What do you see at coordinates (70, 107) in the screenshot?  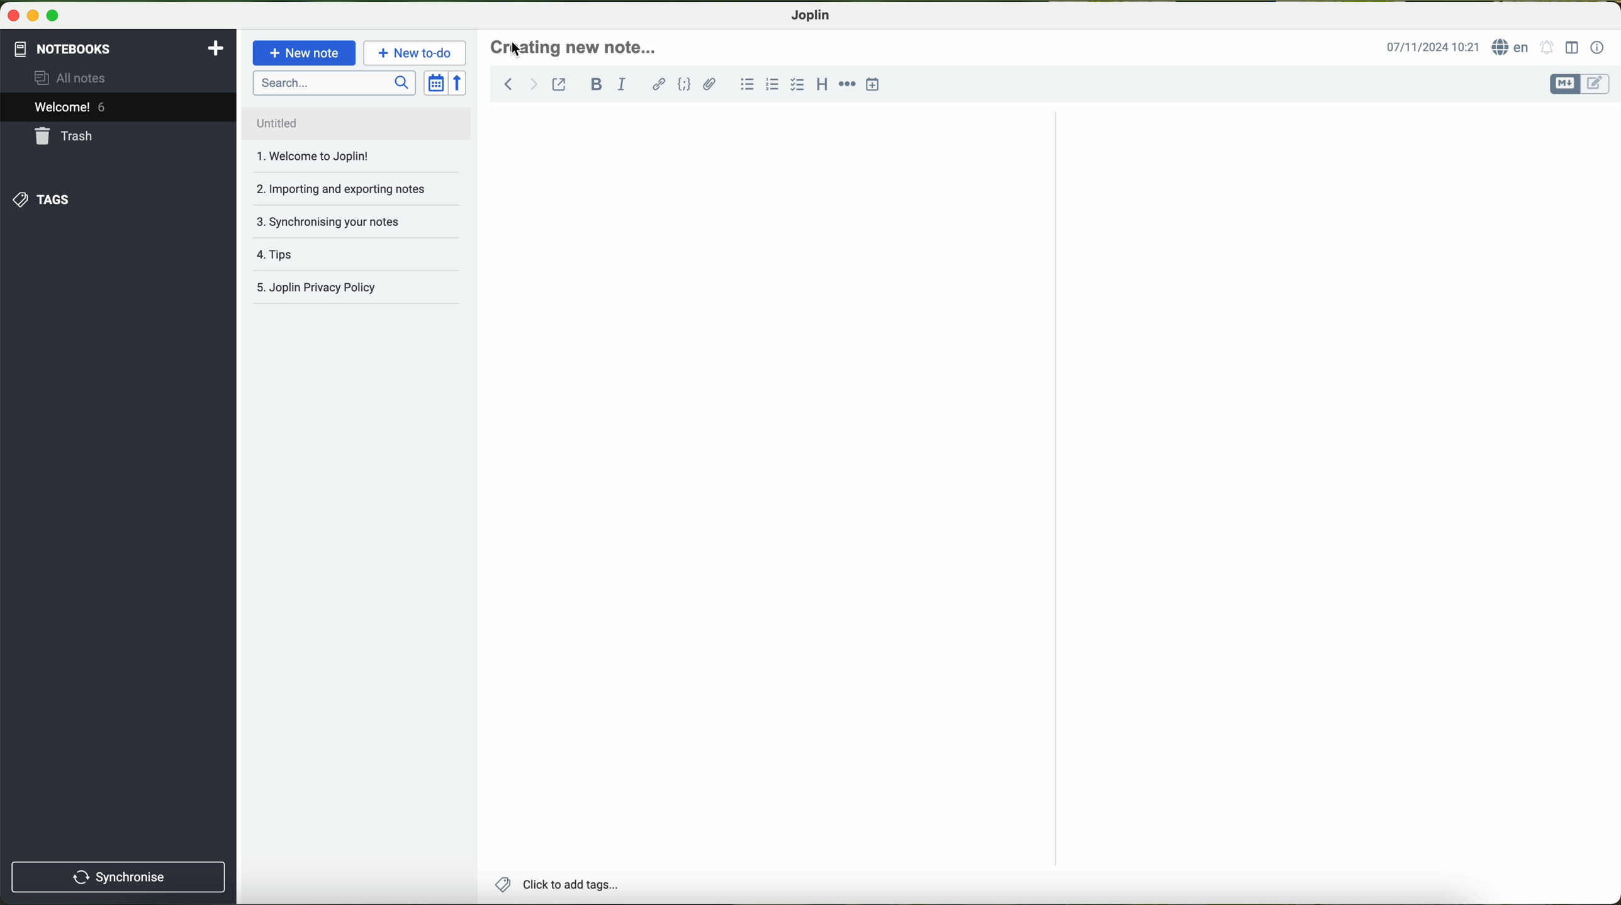 I see `welcome 5` at bounding box center [70, 107].